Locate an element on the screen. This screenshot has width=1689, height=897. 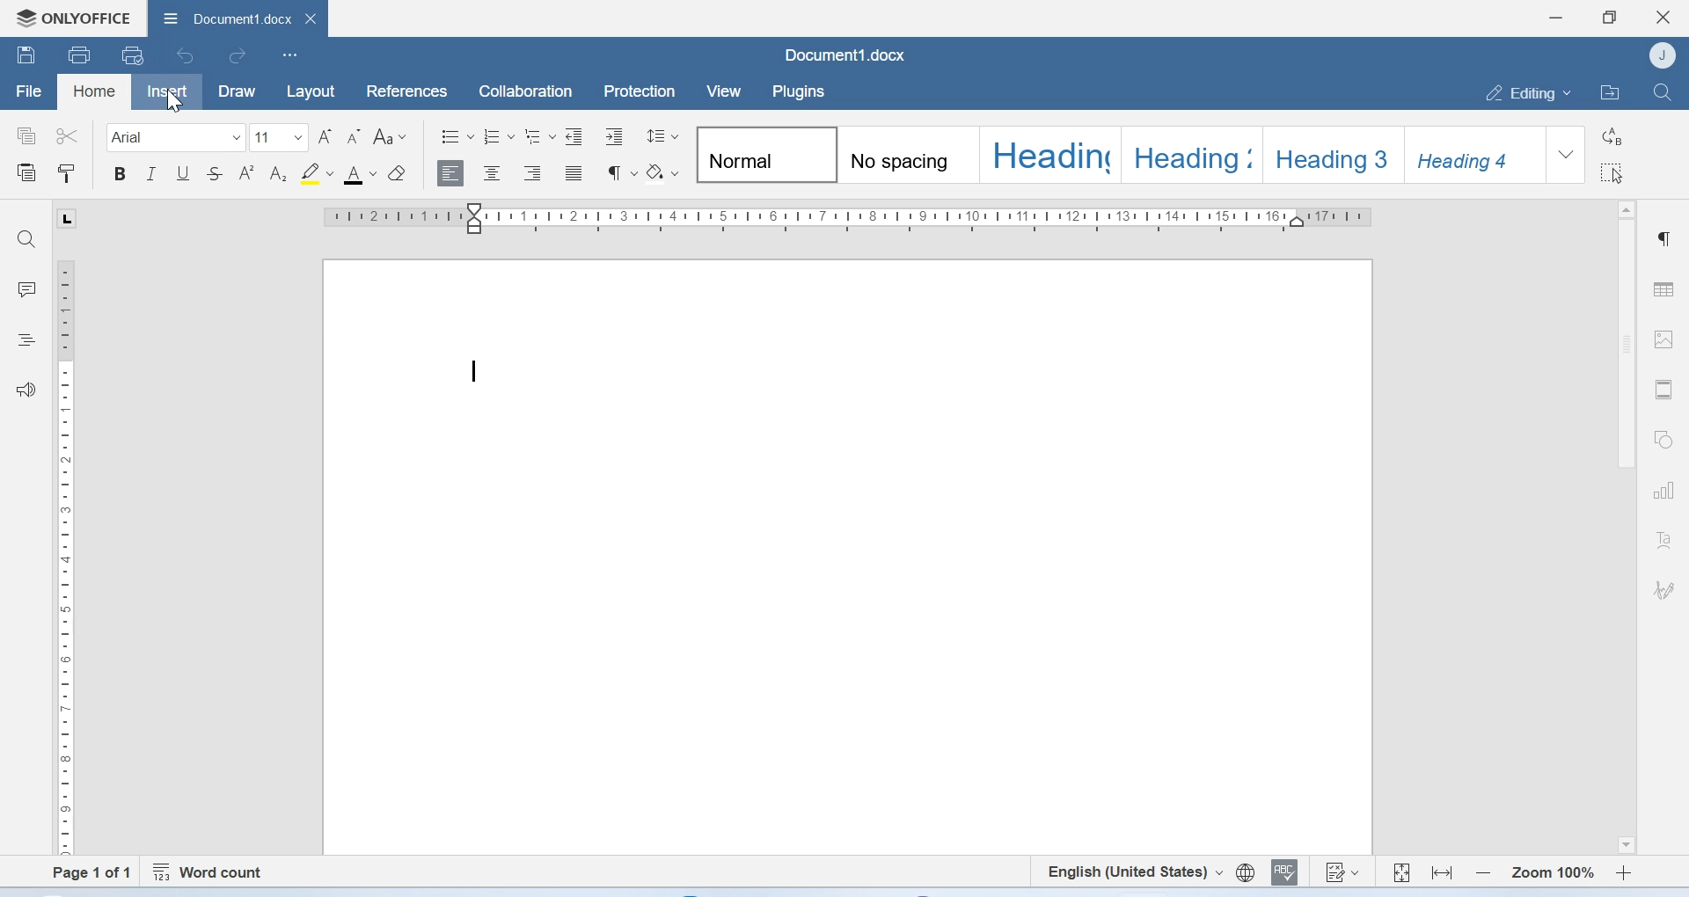
Find is located at coordinates (31, 239).